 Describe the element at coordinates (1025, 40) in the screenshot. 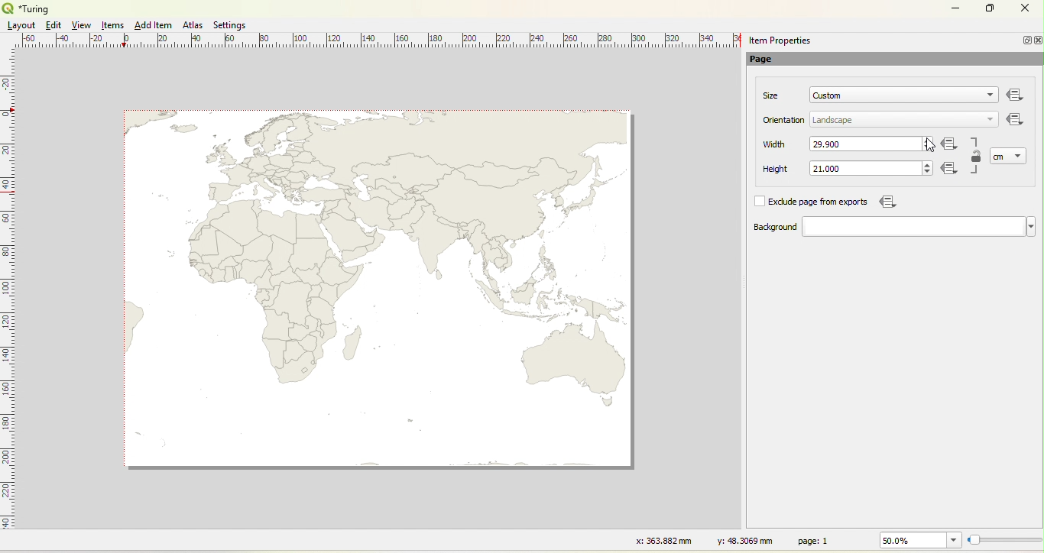

I see `Minimize` at that location.